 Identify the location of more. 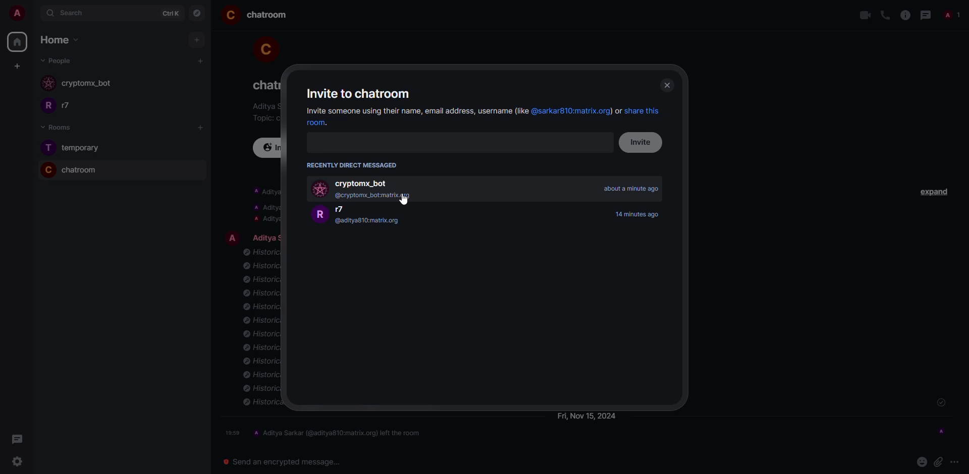
(956, 461).